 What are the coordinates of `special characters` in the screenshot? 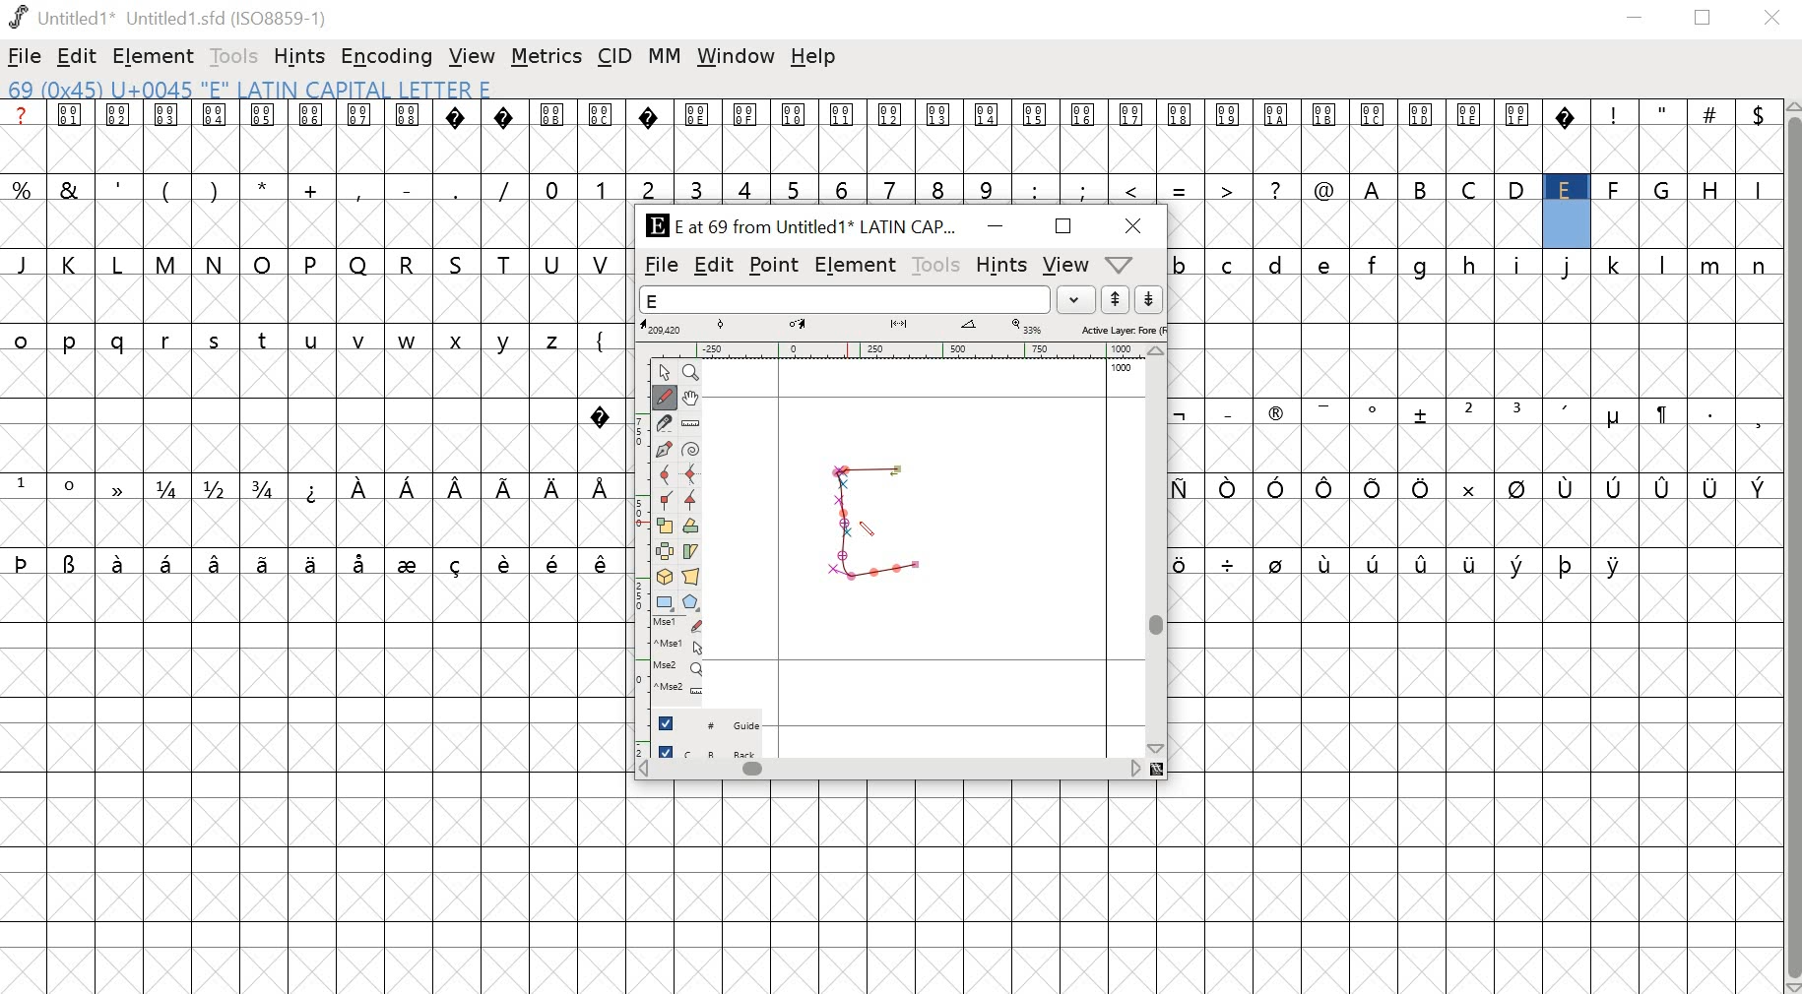 It's located at (312, 564).